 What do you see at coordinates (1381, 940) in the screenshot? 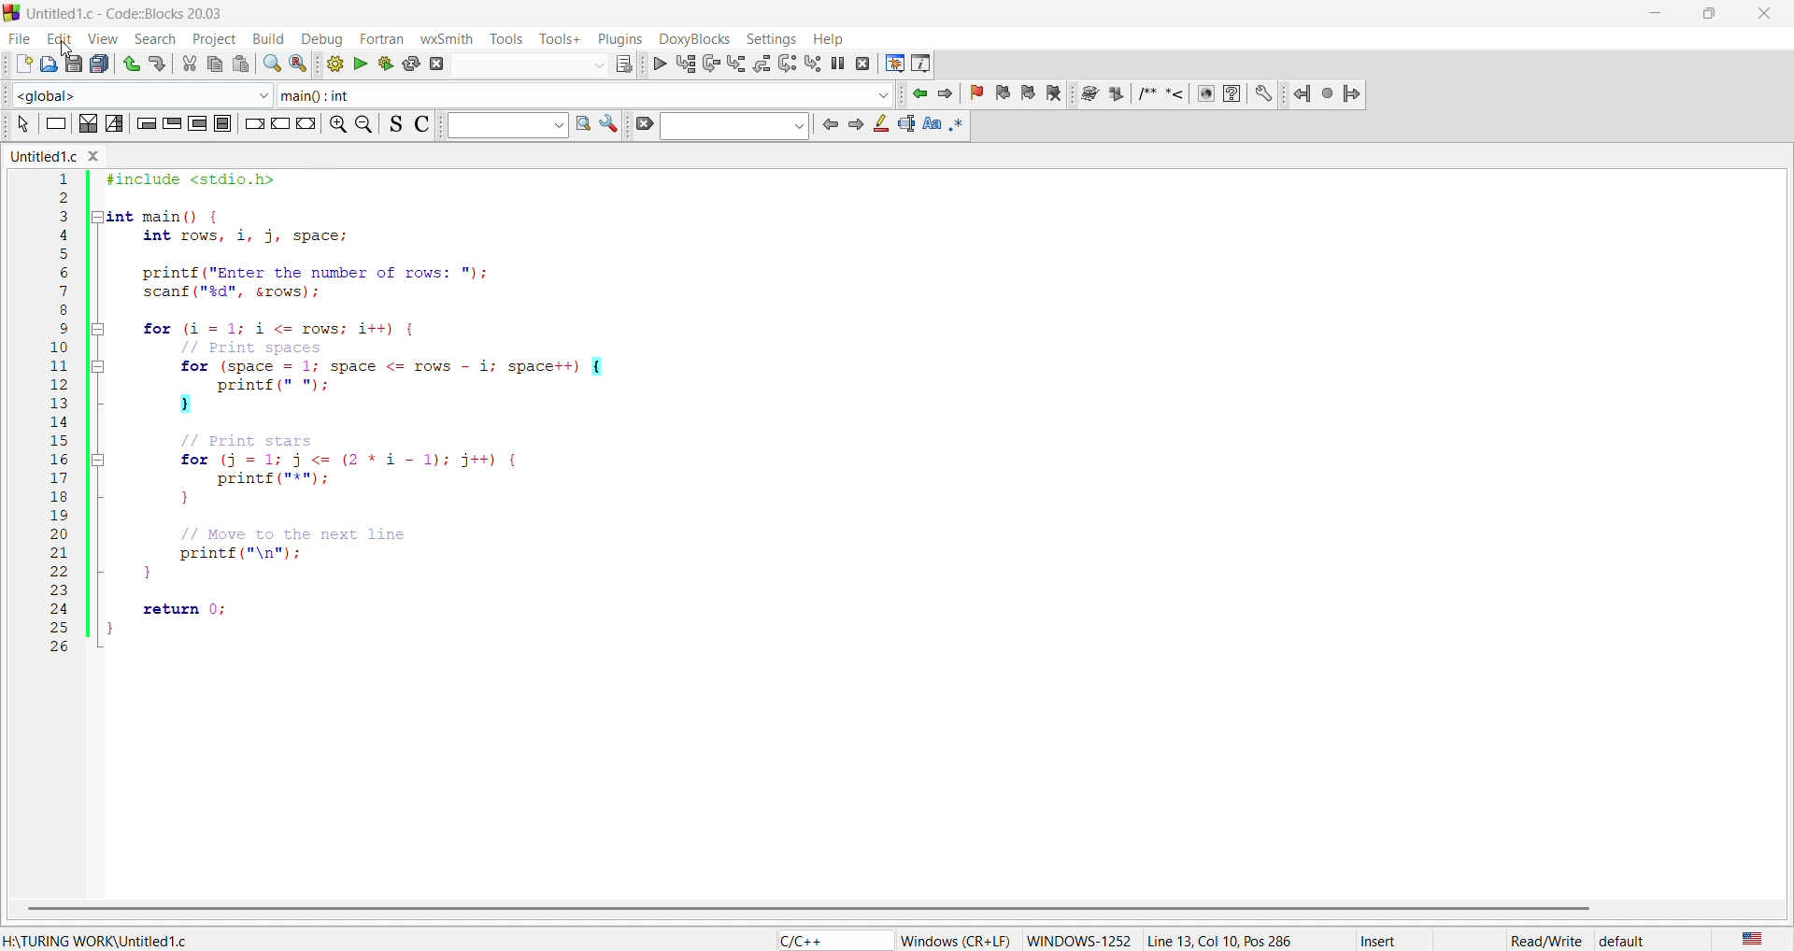
I see `insert` at bounding box center [1381, 940].